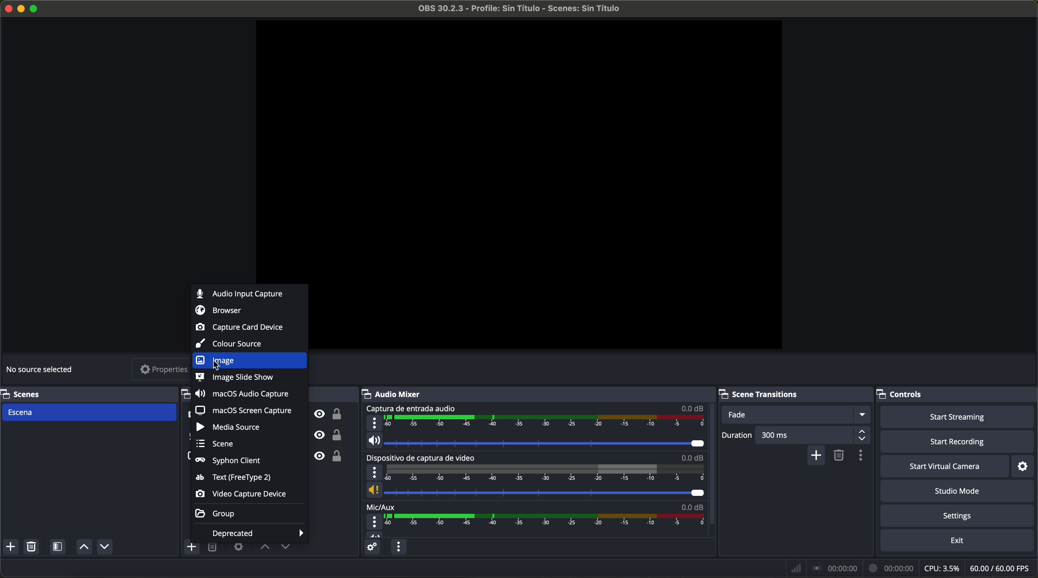  I want to click on more options, so click(375, 522).